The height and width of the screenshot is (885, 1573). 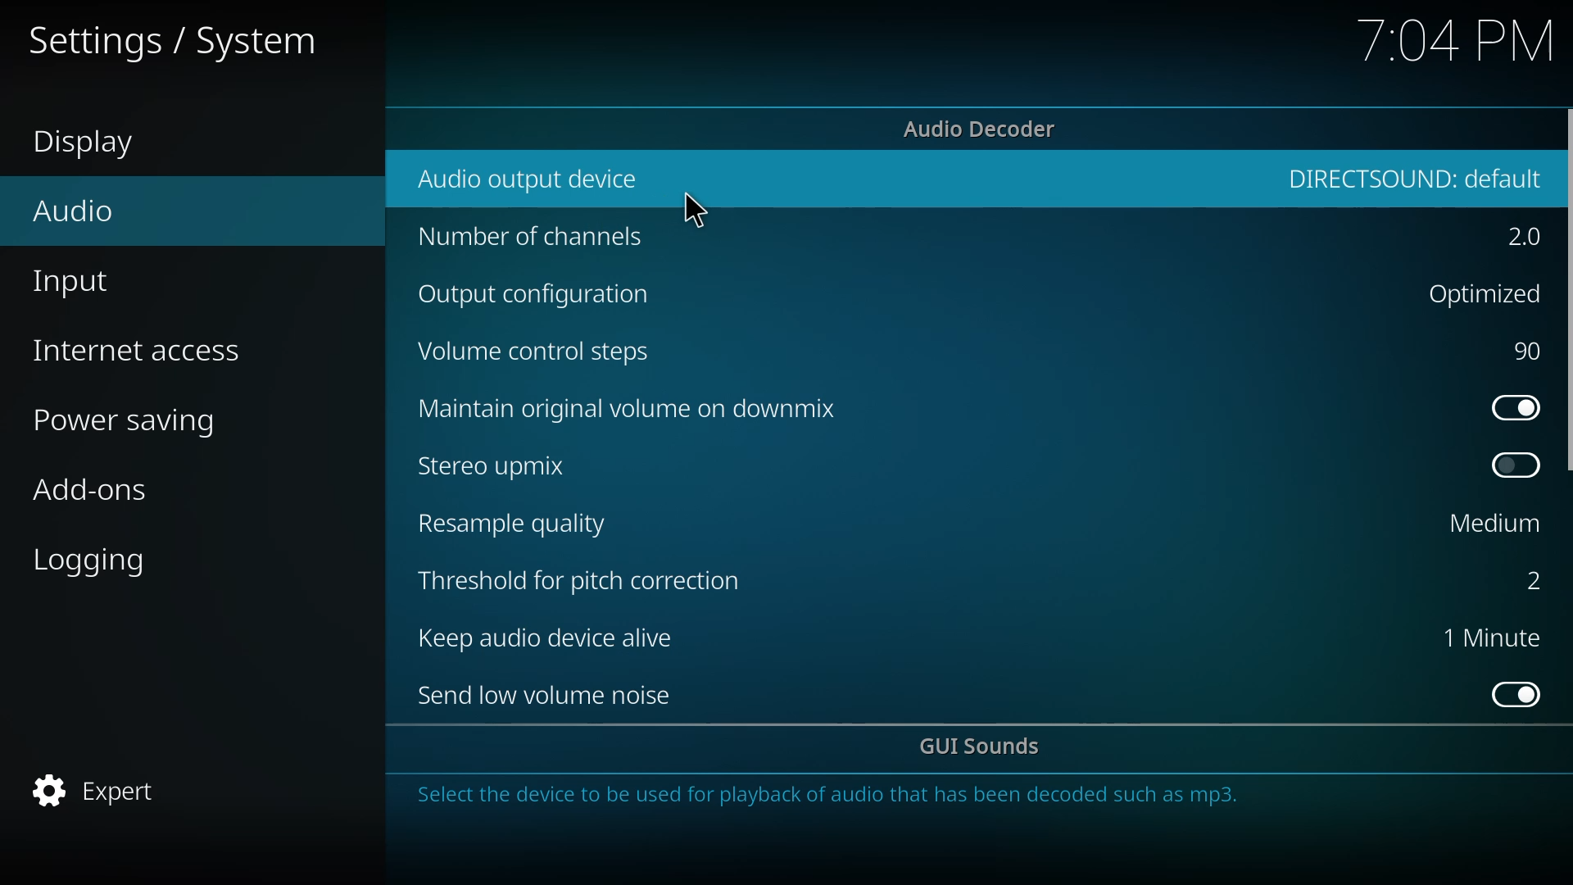 I want to click on scroll bar, so click(x=1578, y=288).